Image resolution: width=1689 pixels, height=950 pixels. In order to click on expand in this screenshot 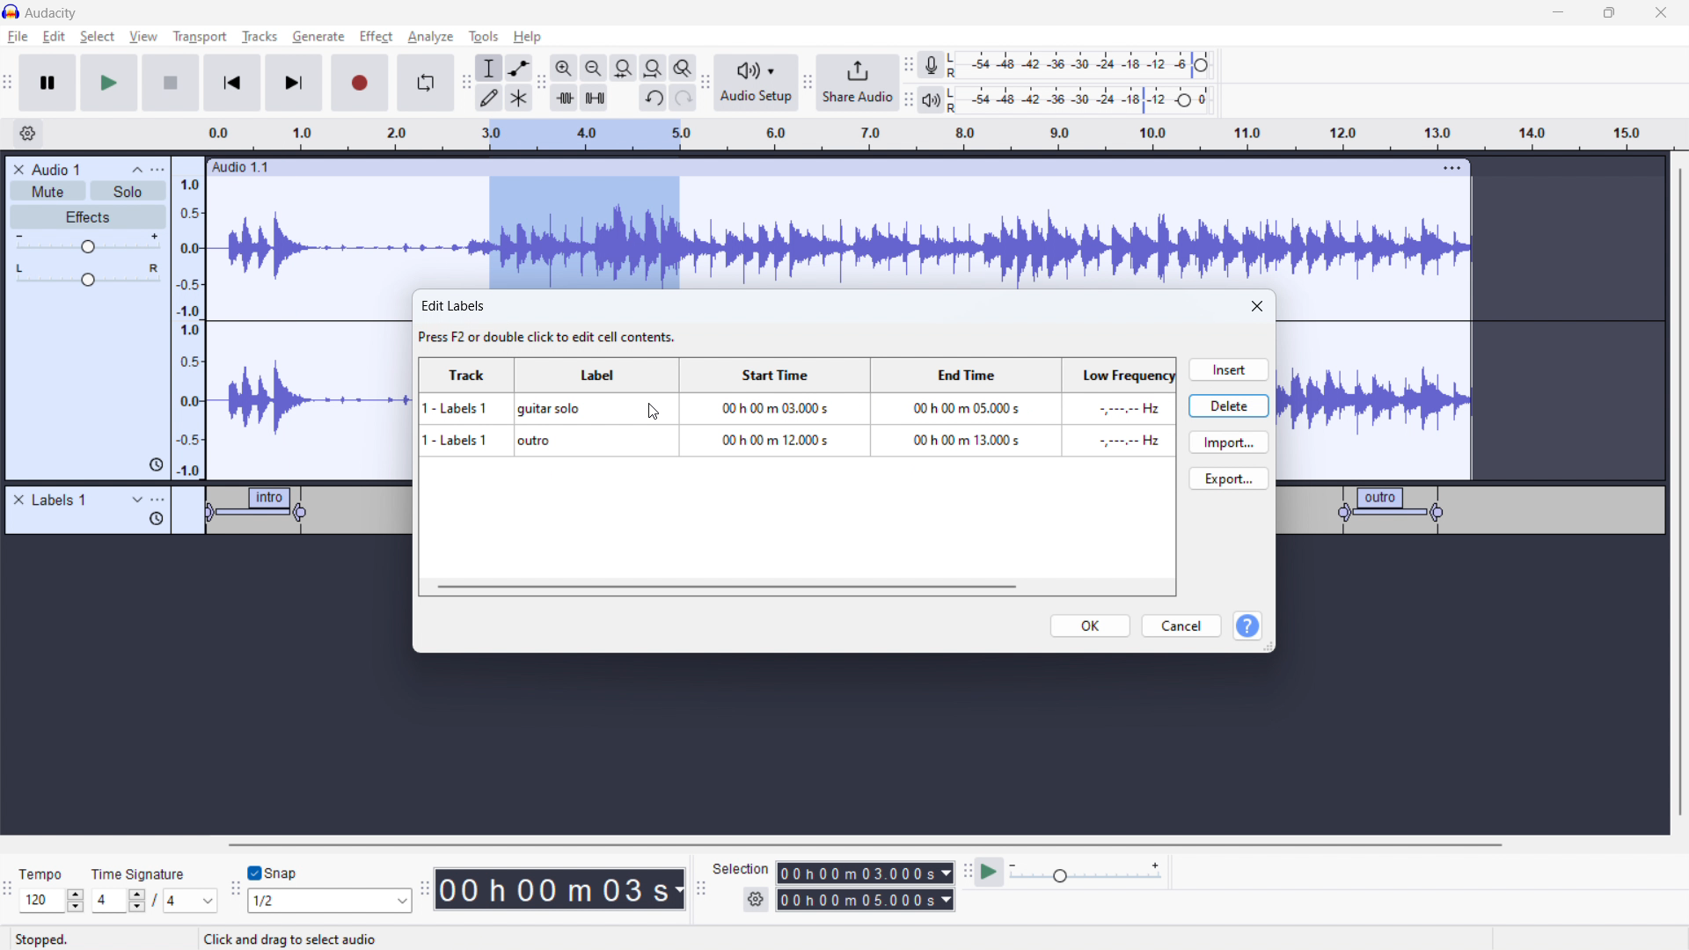, I will do `click(137, 500)`.